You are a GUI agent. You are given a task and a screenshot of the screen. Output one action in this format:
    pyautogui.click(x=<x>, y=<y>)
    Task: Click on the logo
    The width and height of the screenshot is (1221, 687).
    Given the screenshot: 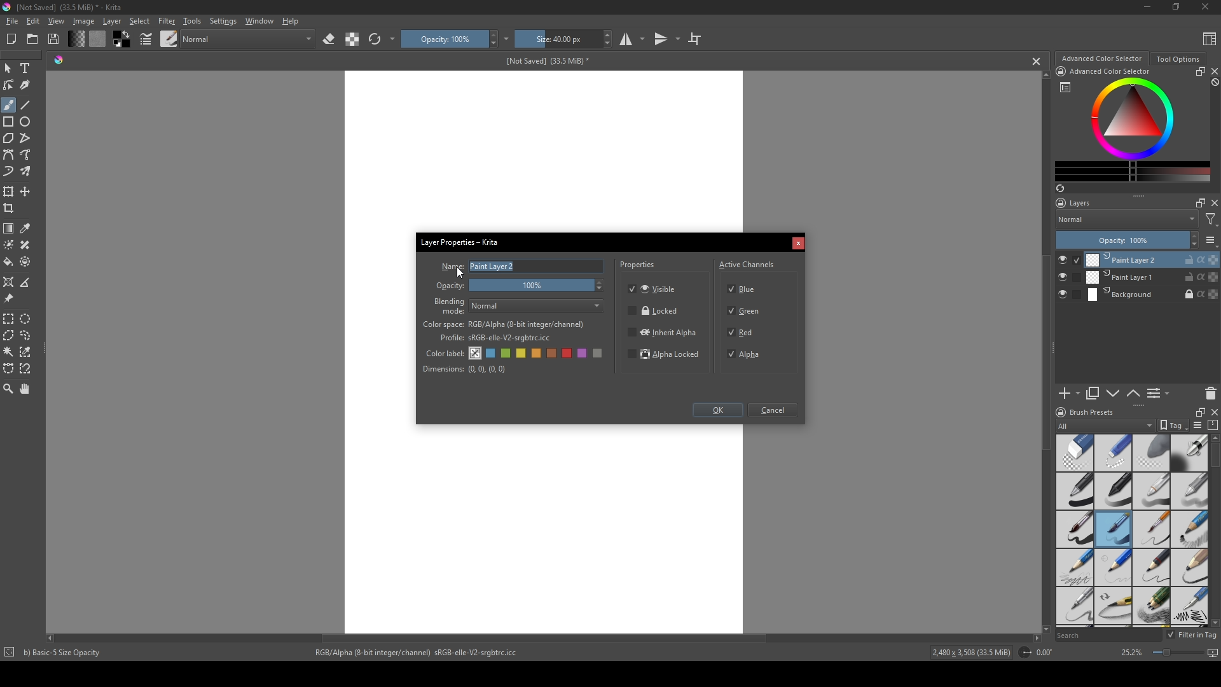 What is the action you would take?
    pyautogui.click(x=8, y=7)
    